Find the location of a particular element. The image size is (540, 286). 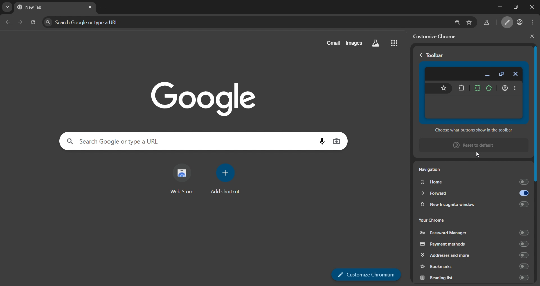

customize chromium is located at coordinates (507, 23).